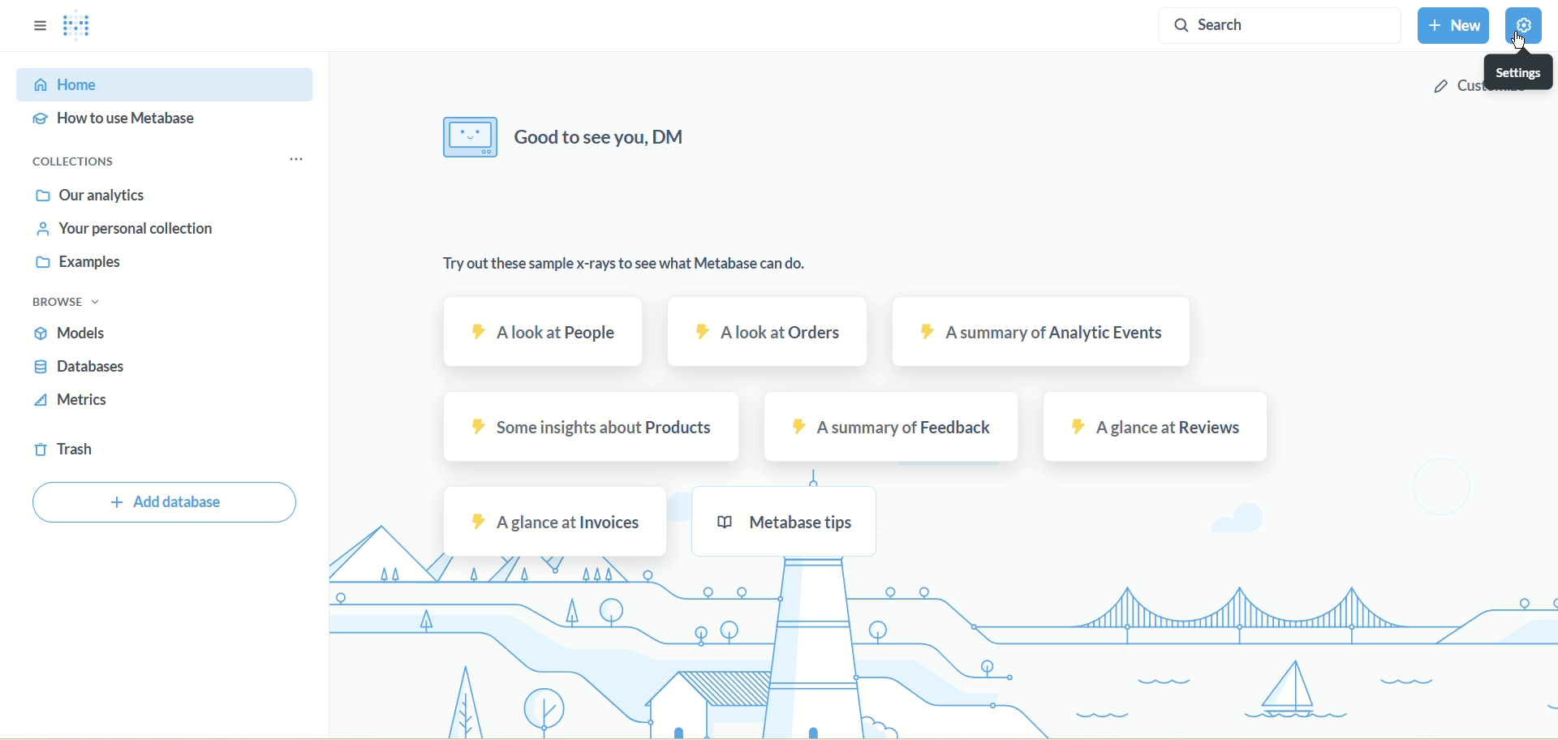  Describe the element at coordinates (554, 522) in the screenshot. I see `a glance at invoices` at that location.